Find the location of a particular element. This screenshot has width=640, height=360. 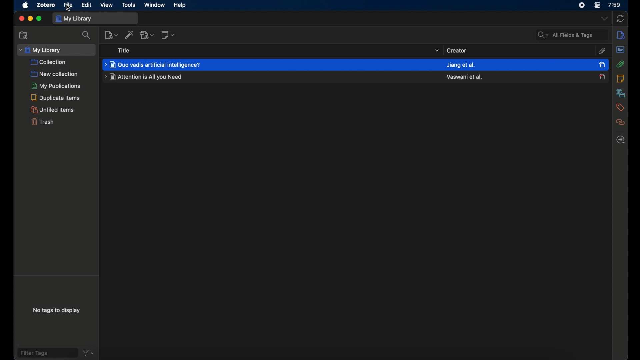

attachments is located at coordinates (620, 64).